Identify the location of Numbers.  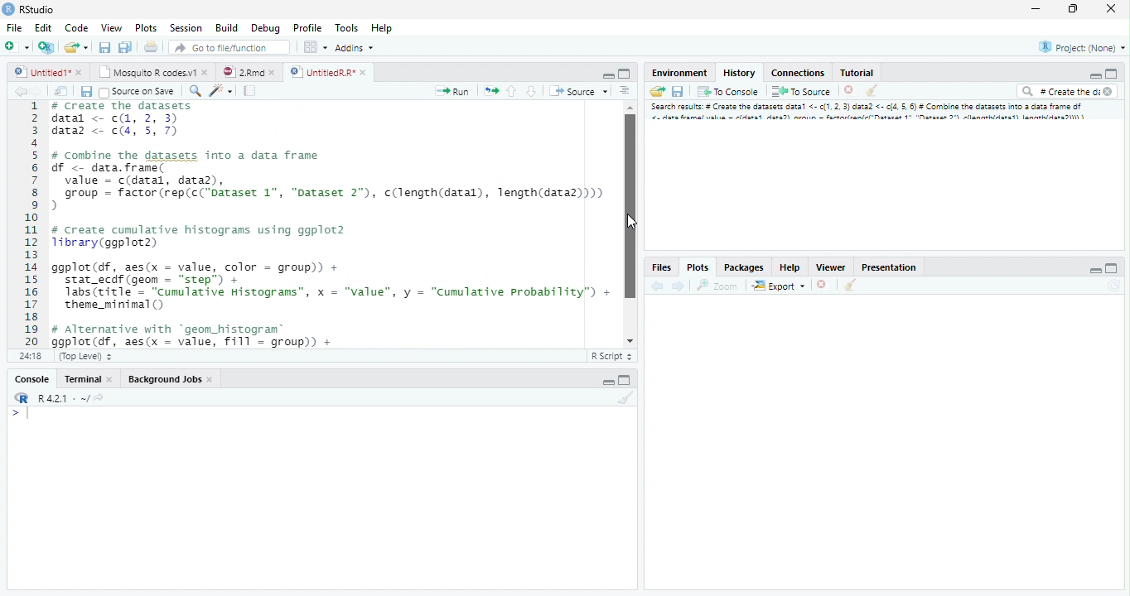
(33, 223).